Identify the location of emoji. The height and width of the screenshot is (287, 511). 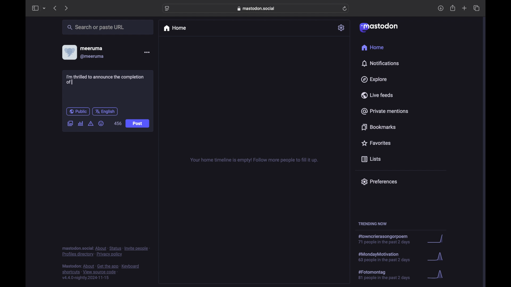
(101, 123).